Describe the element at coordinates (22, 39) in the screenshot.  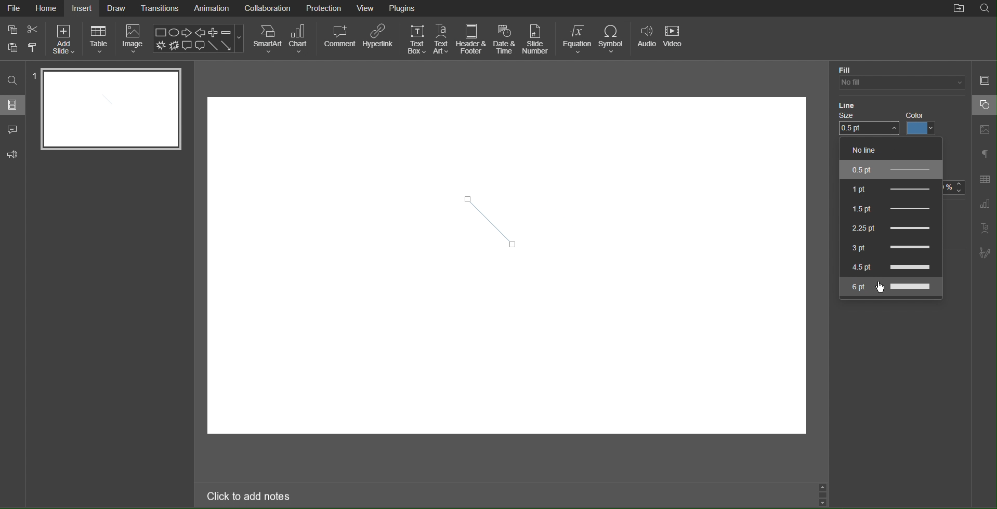
I see `Cut Copy Paste` at that location.